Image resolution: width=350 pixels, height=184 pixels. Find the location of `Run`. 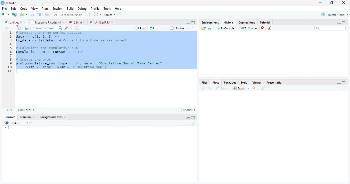

Run is located at coordinates (139, 28).